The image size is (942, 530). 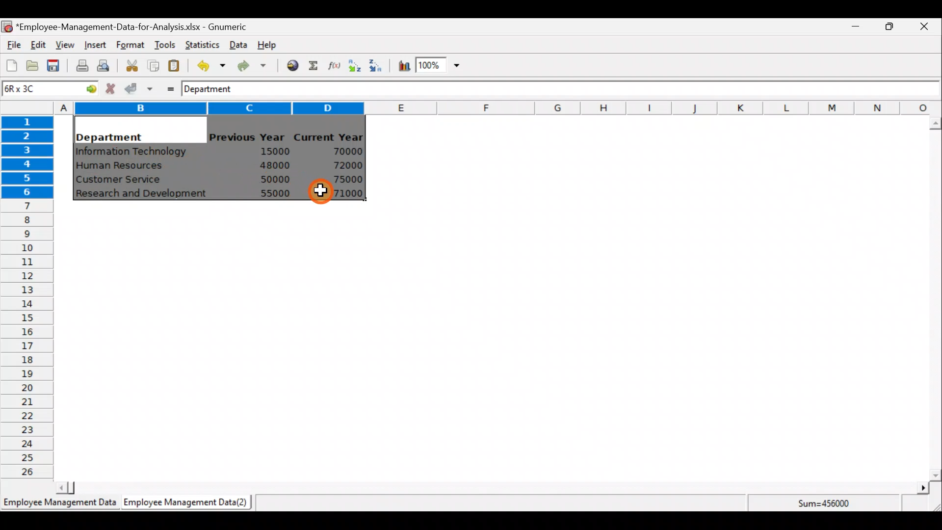 I want to click on Enter formula, so click(x=168, y=87).